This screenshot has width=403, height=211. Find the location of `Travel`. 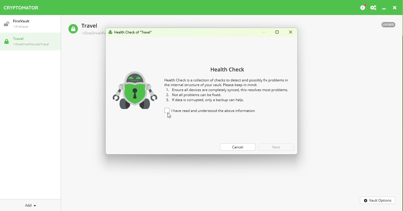

Travel is located at coordinates (85, 30).